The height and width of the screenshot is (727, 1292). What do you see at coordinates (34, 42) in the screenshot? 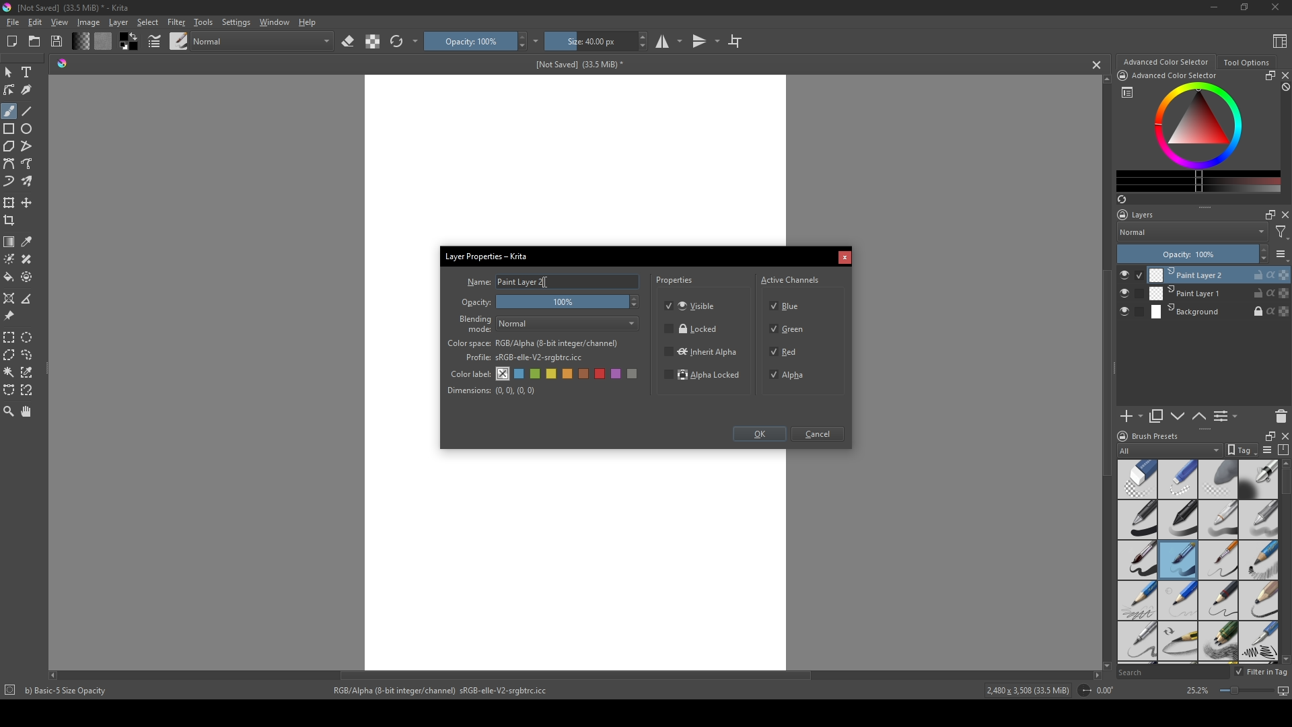
I see `folder` at bounding box center [34, 42].